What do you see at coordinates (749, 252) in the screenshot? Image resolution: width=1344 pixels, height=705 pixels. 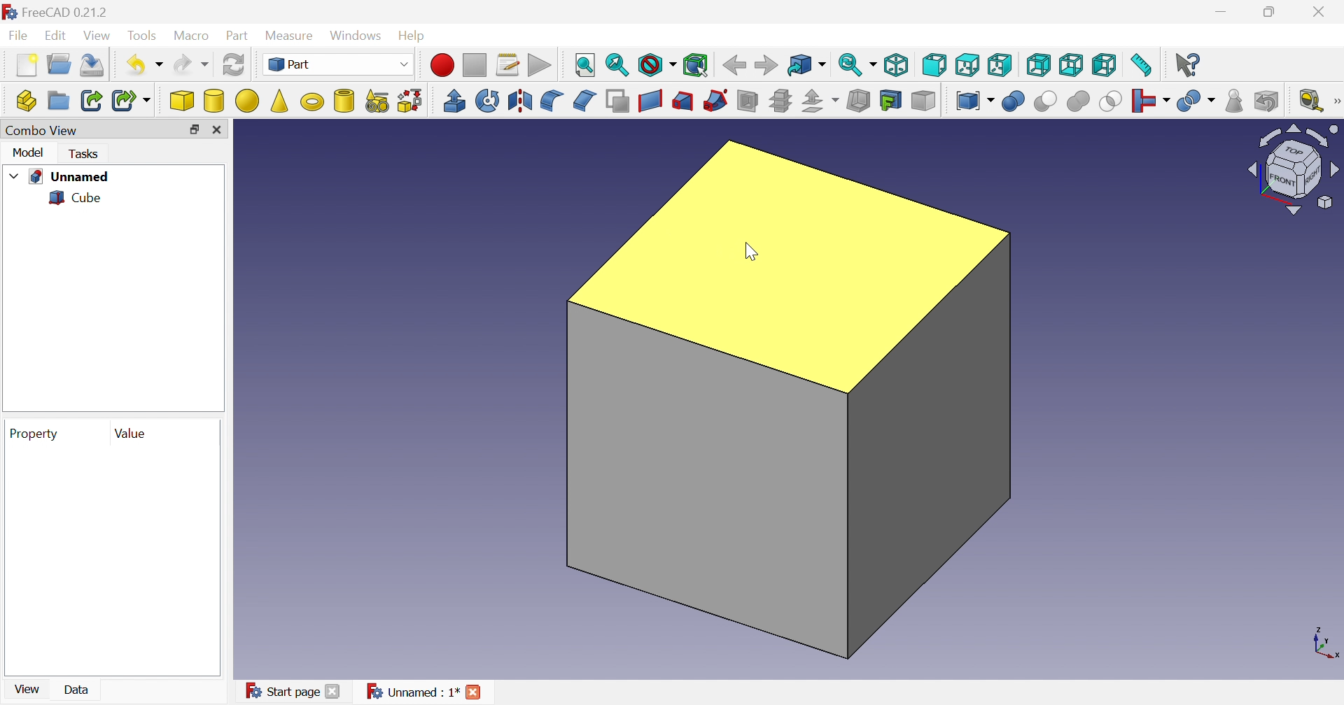 I see `cursor` at bounding box center [749, 252].